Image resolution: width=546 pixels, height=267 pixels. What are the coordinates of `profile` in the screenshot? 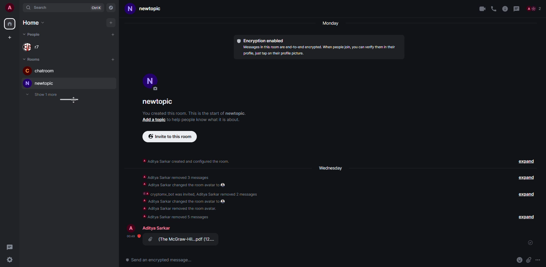 It's located at (9, 7).